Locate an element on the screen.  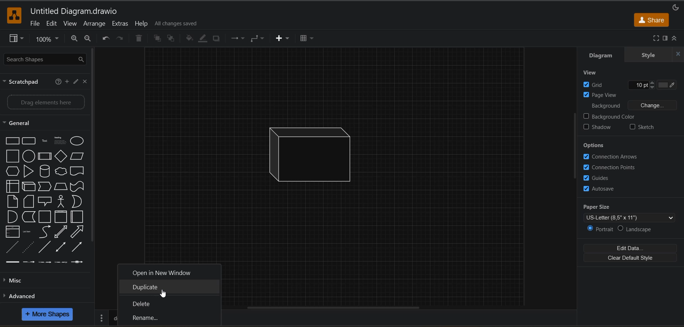
shadow is located at coordinates (216, 38).